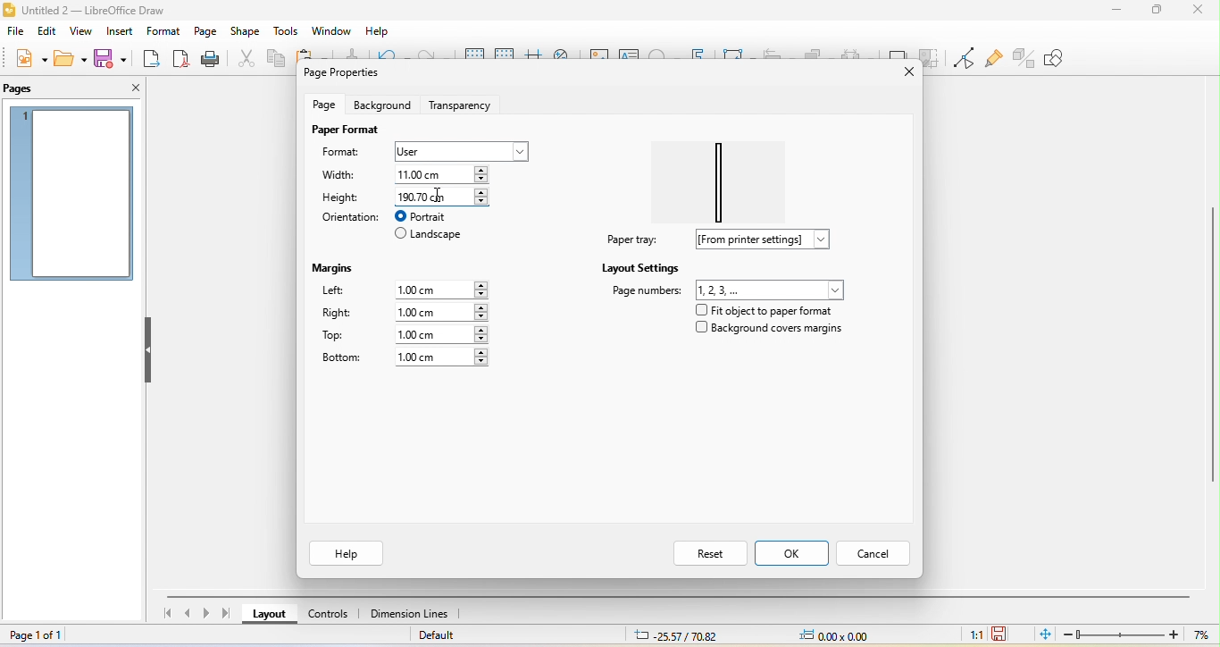 The image size is (1220, 647). Describe the element at coordinates (676, 635) in the screenshot. I see `25.57/70.82` at that location.